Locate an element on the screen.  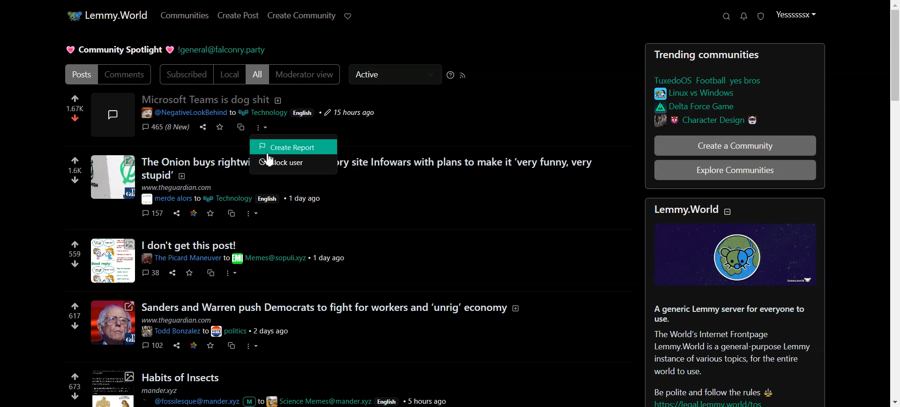
 is located at coordinates (261, 128).